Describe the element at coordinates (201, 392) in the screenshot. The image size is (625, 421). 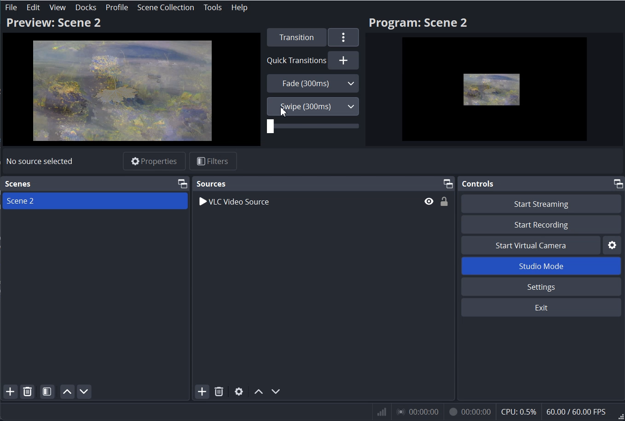
I see `Add Source` at that location.